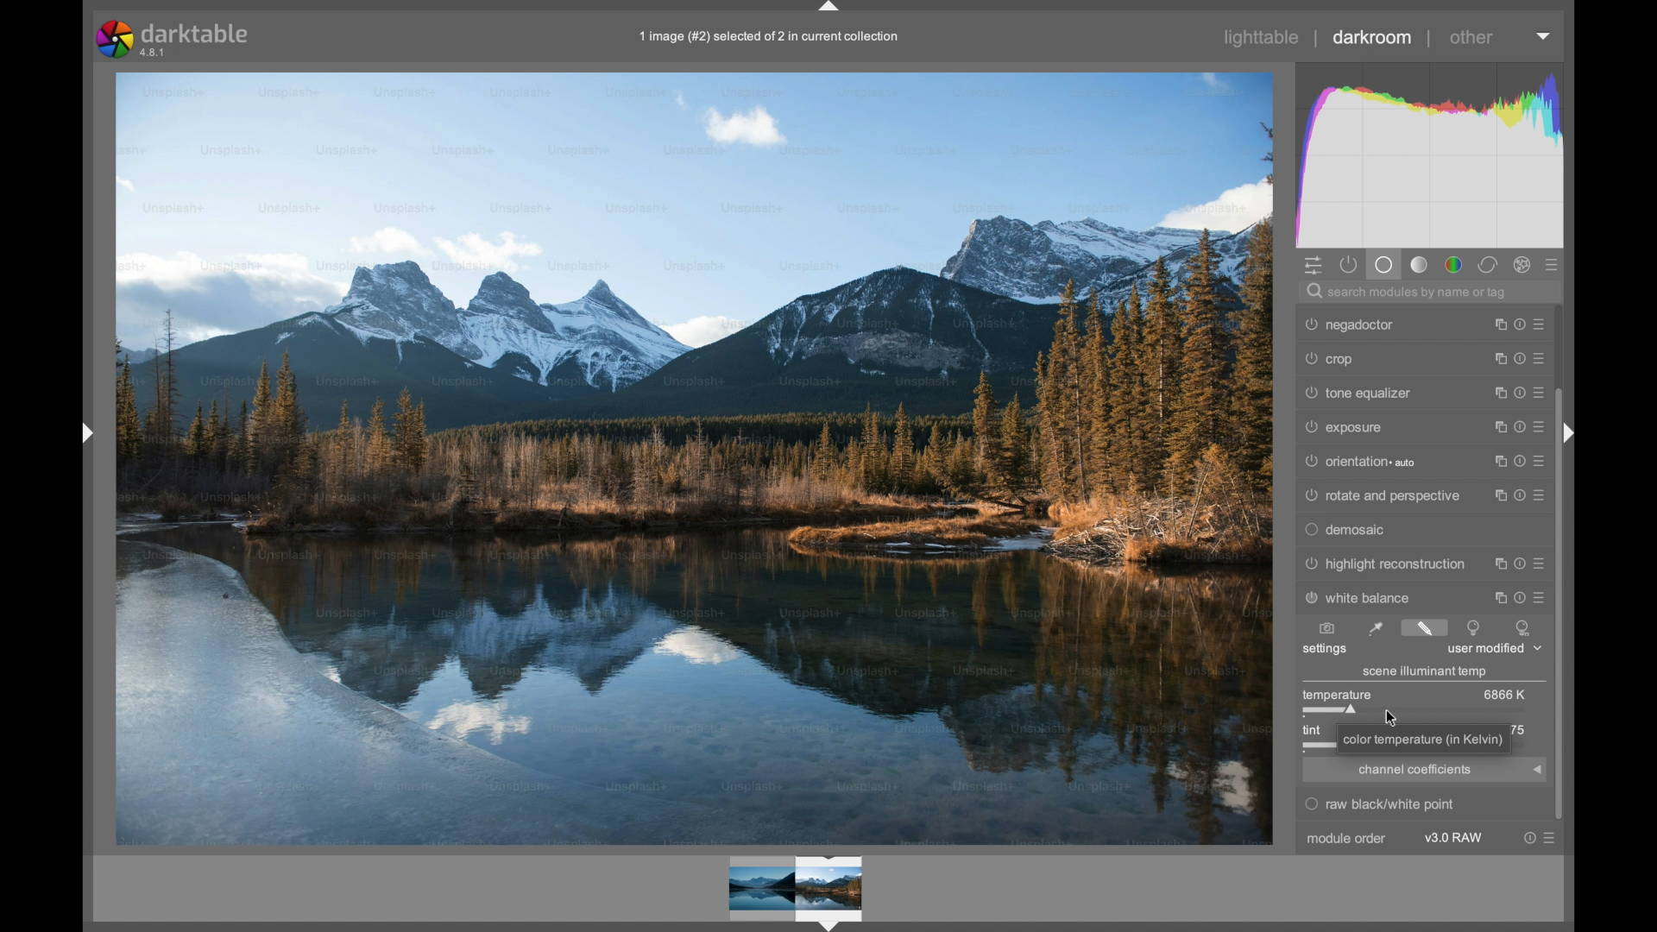  What do you see at coordinates (1454, 838) in the screenshot?
I see `v3.0 raw` at bounding box center [1454, 838].